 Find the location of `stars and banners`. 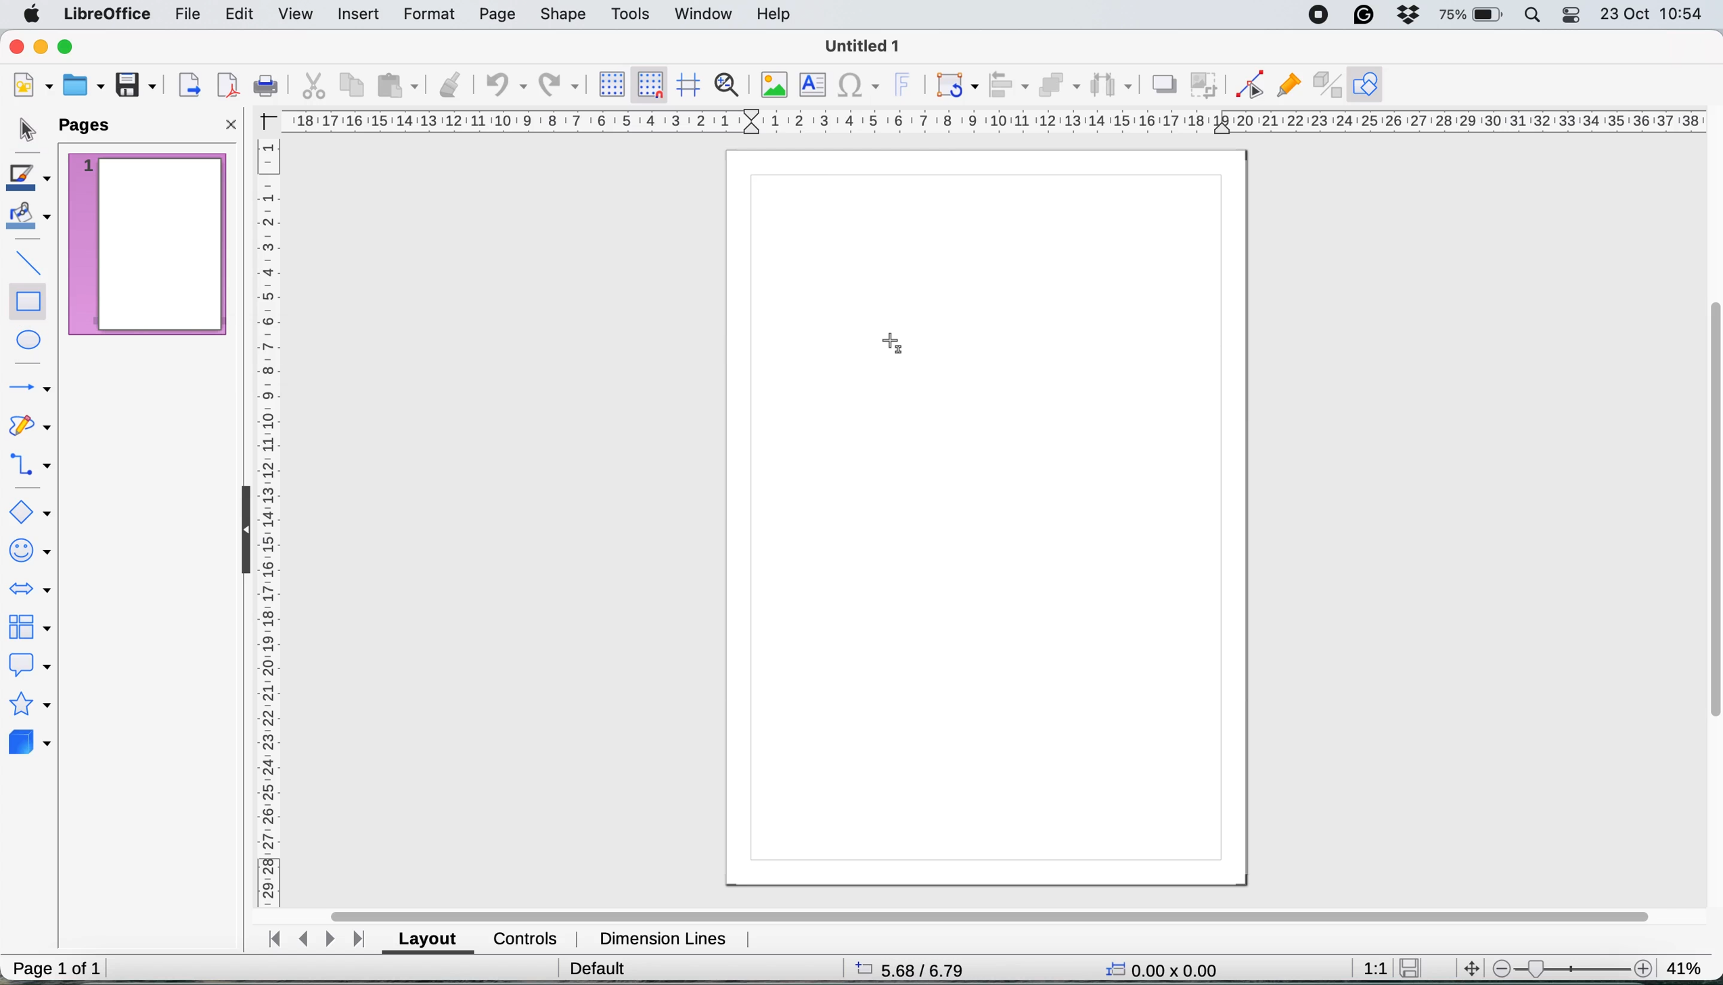

stars and banners is located at coordinates (30, 706).